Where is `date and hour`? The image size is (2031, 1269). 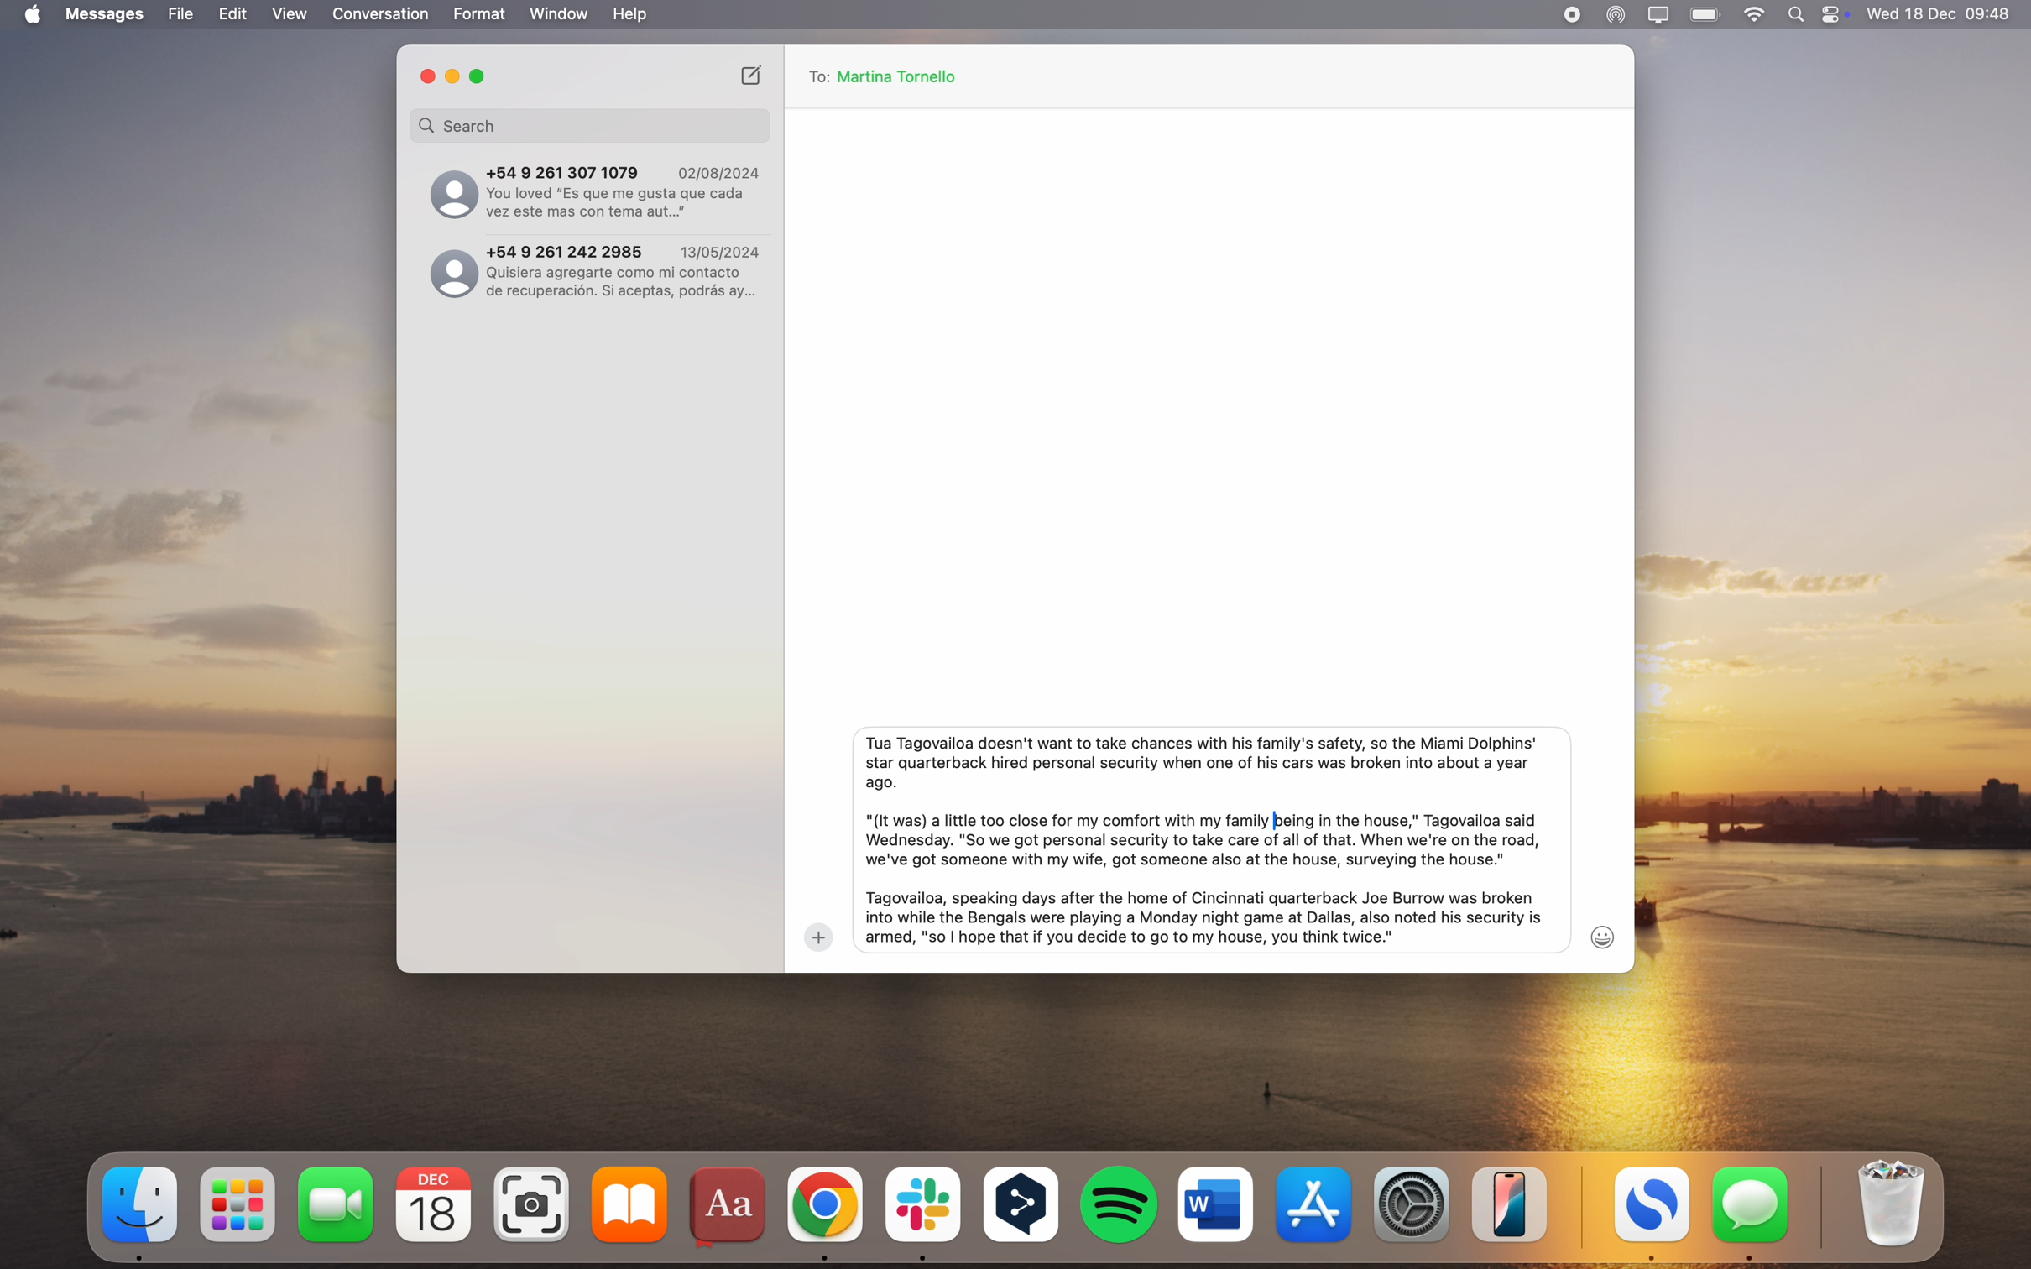
date and hour is located at coordinates (1940, 13).